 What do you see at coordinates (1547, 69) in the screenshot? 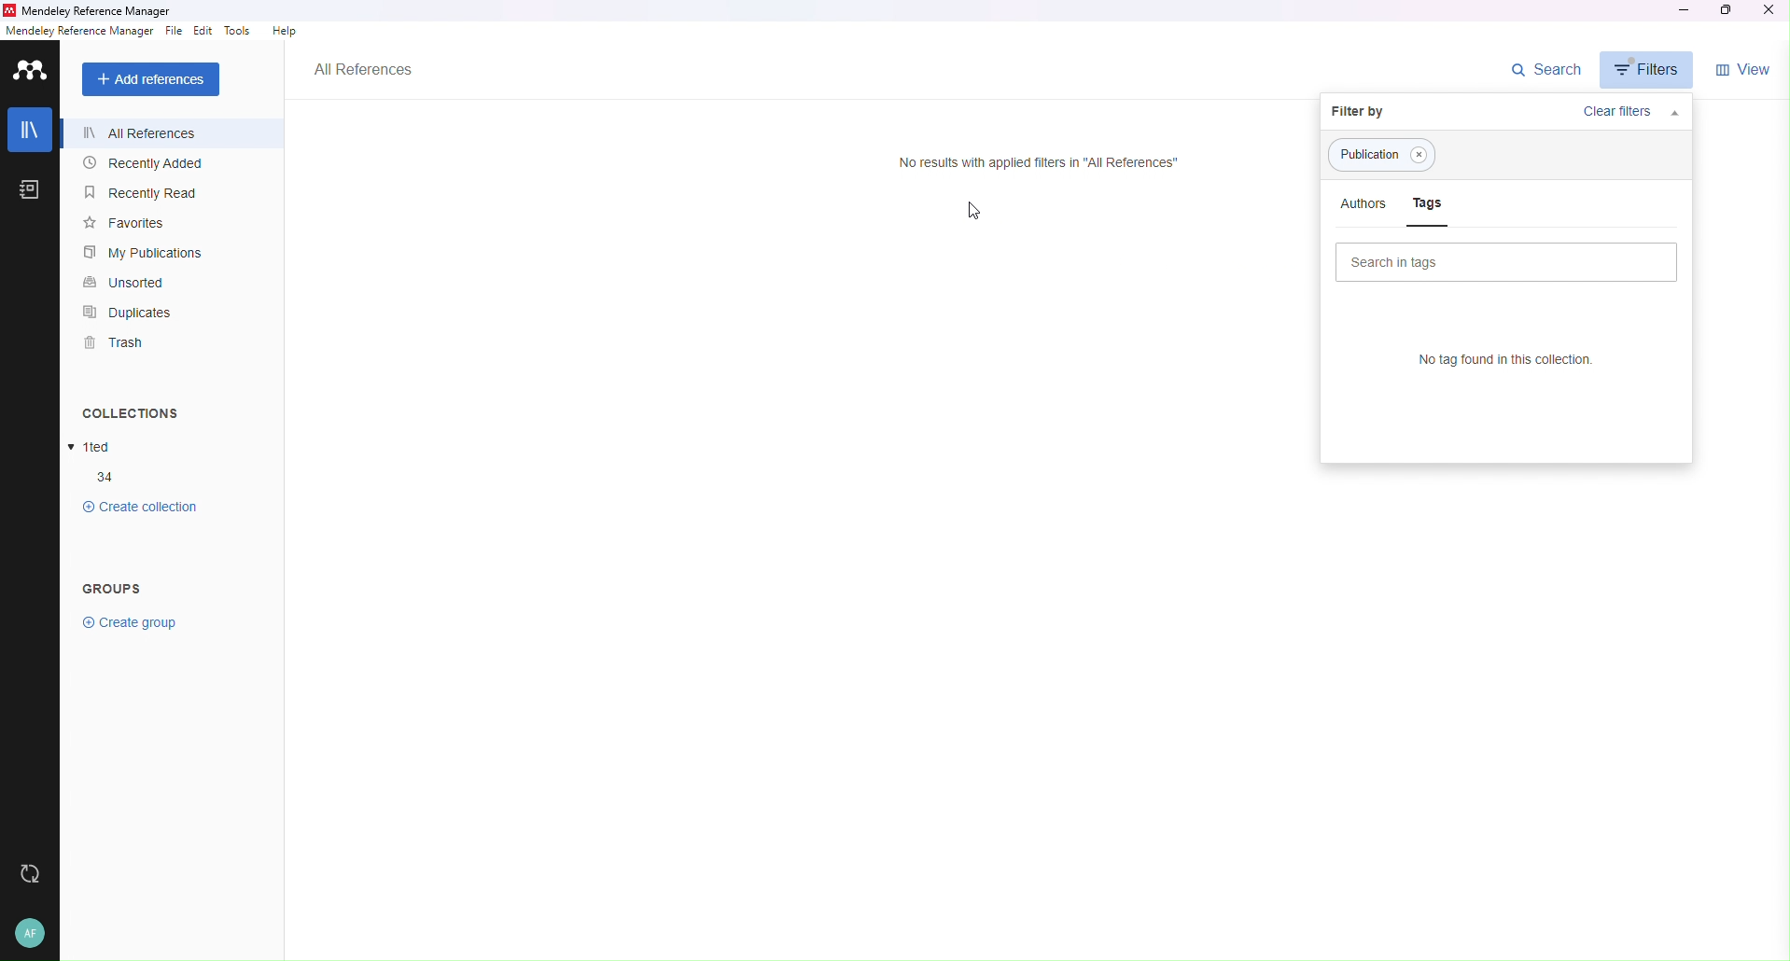
I see `Search` at bounding box center [1547, 69].